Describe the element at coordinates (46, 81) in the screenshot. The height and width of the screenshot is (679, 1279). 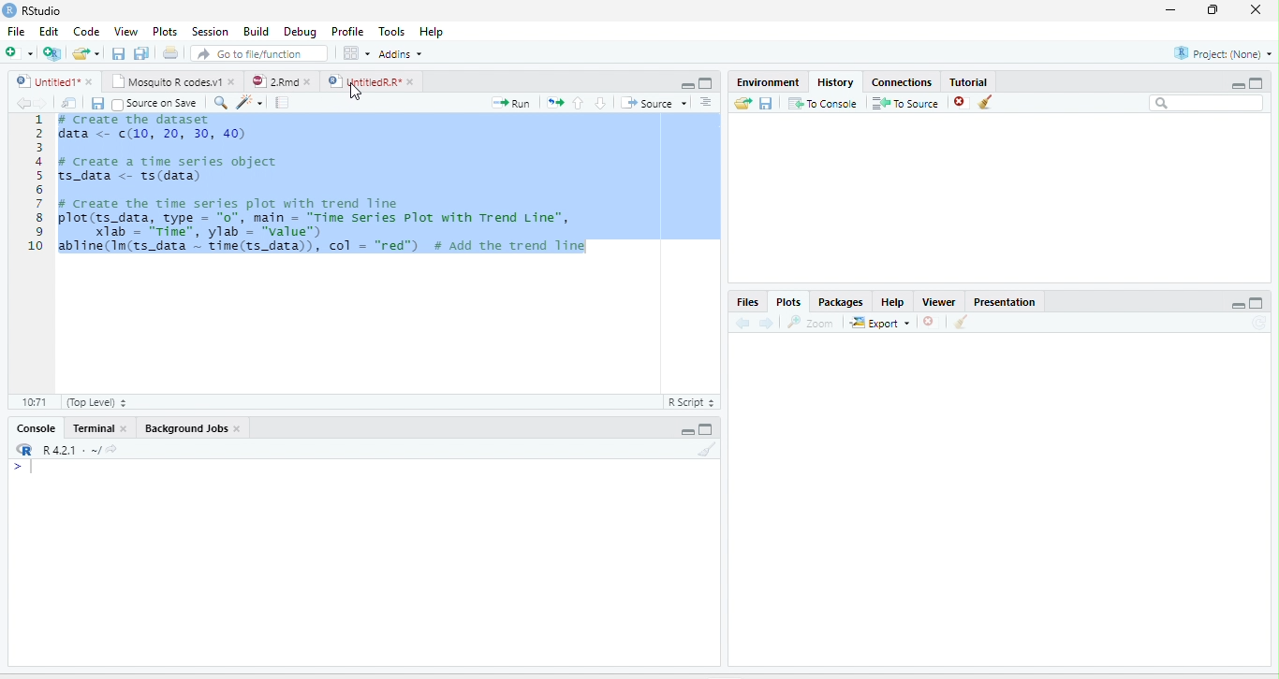
I see `Untitled1*` at that location.